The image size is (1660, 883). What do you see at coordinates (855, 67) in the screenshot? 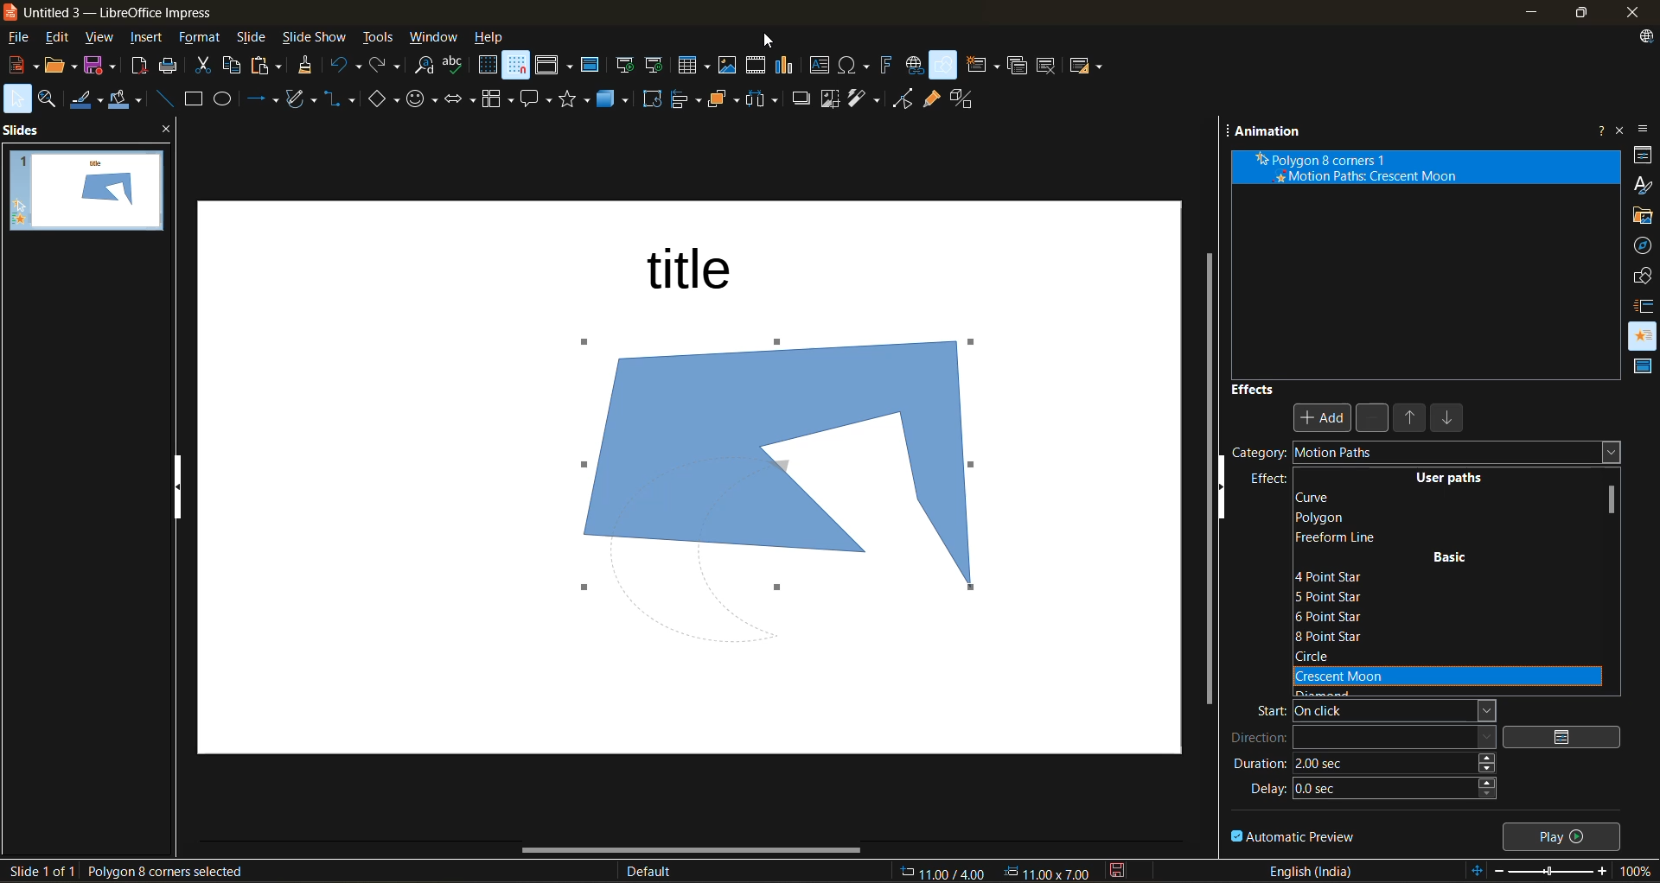
I see `insert special characters` at bounding box center [855, 67].